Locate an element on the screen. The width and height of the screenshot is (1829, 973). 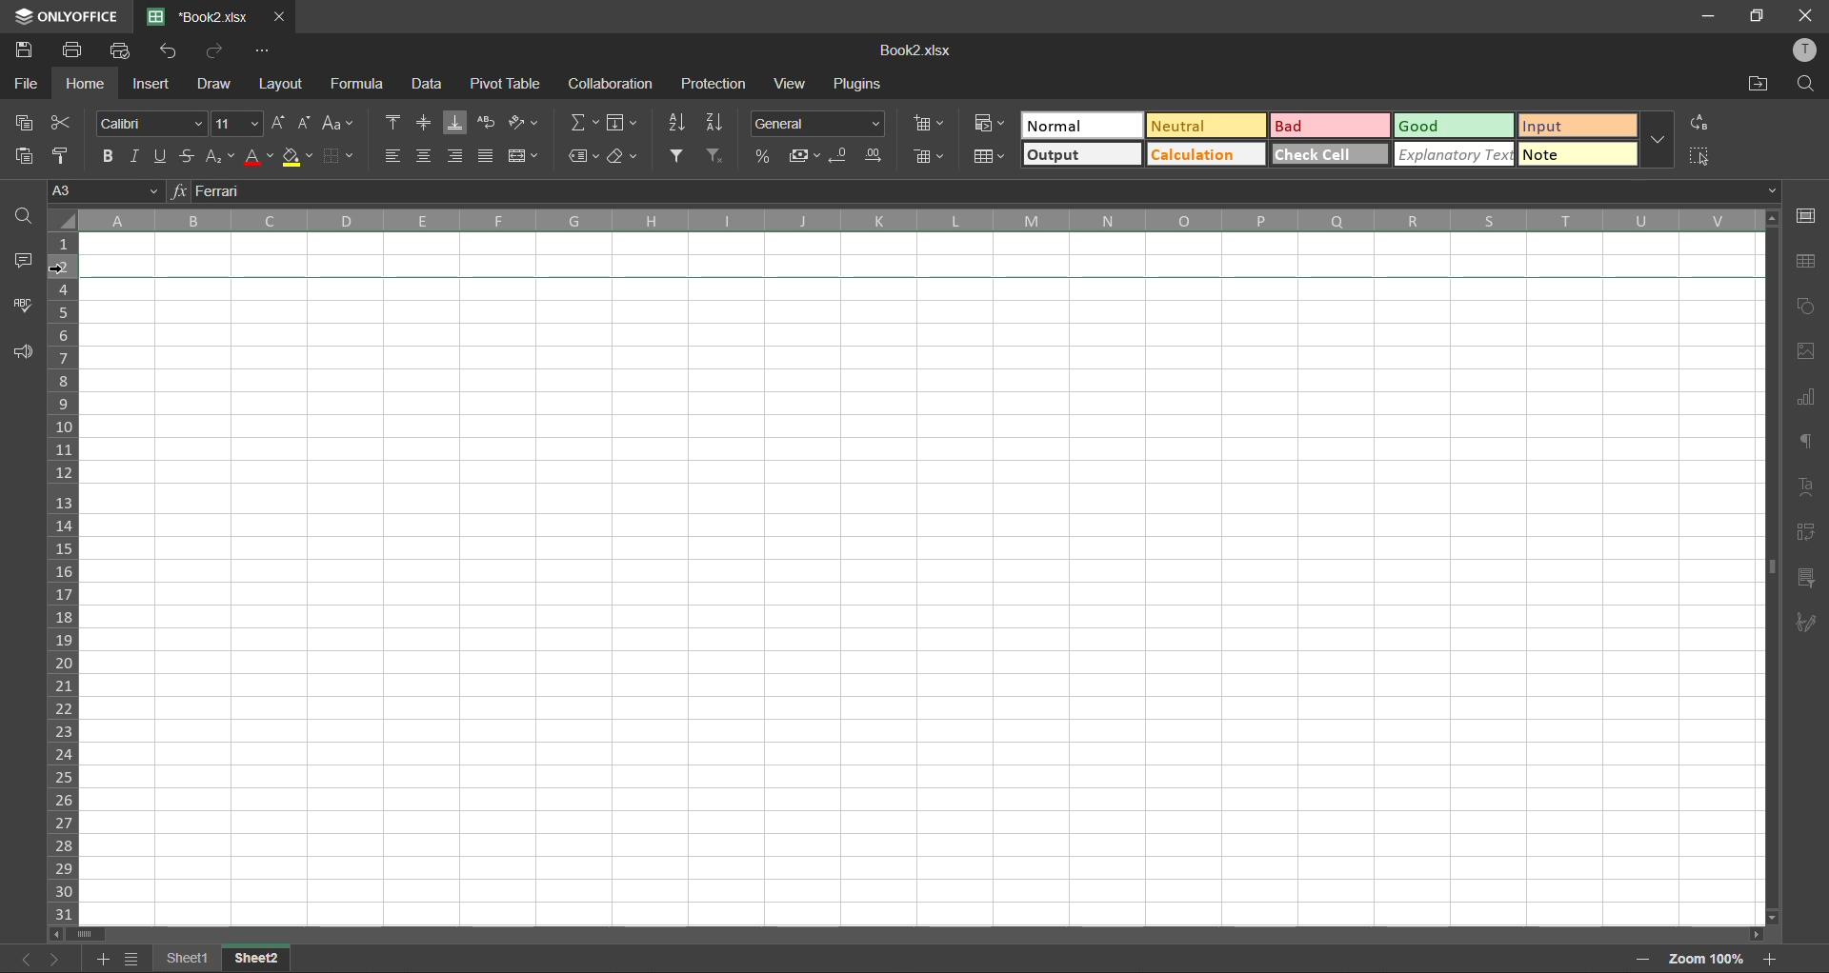
italic is located at coordinates (135, 153).